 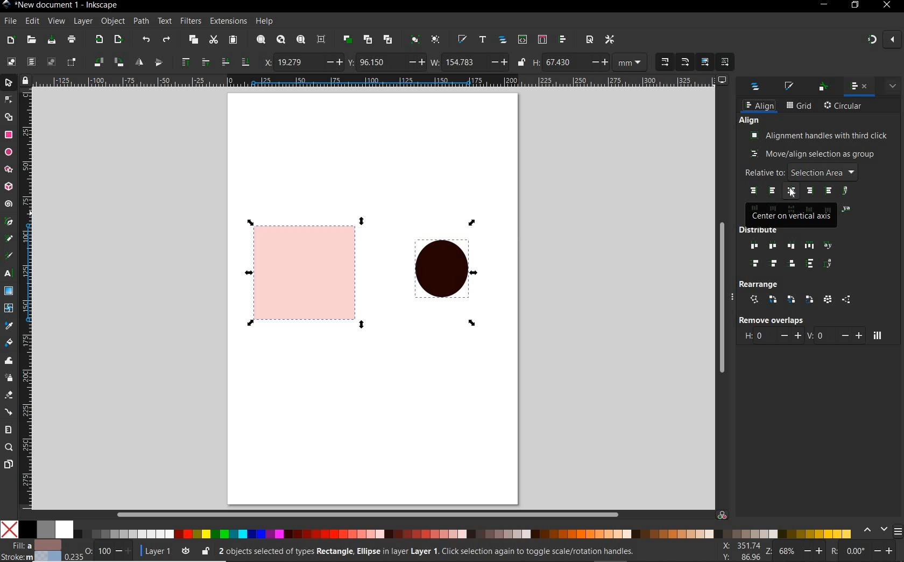 I want to click on ruler, so click(x=26, y=298).